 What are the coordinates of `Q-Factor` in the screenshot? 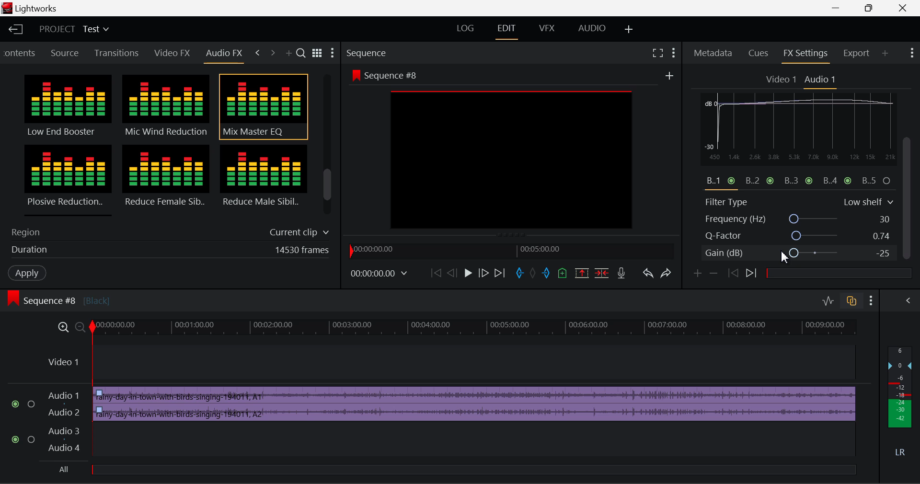 It's located at (799, 236).